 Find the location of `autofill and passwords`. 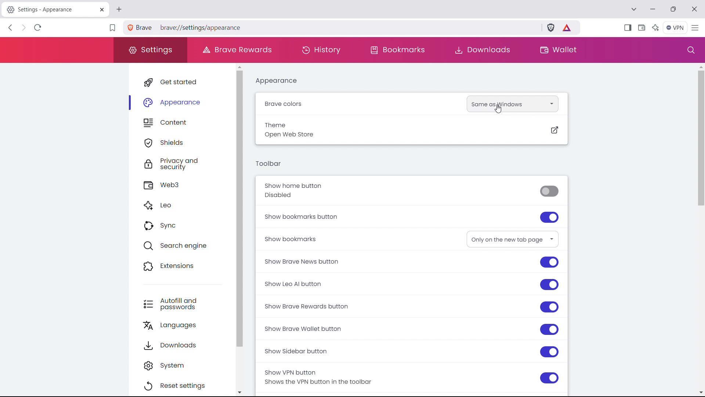

autofill and passwords is located at coordinates (186, 303).